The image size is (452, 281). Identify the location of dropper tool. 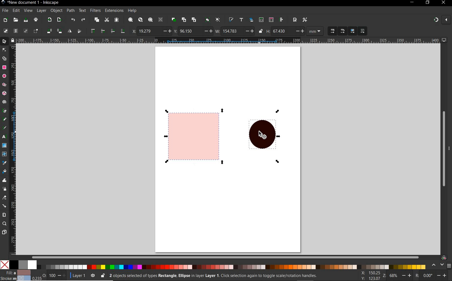
(4, 162).